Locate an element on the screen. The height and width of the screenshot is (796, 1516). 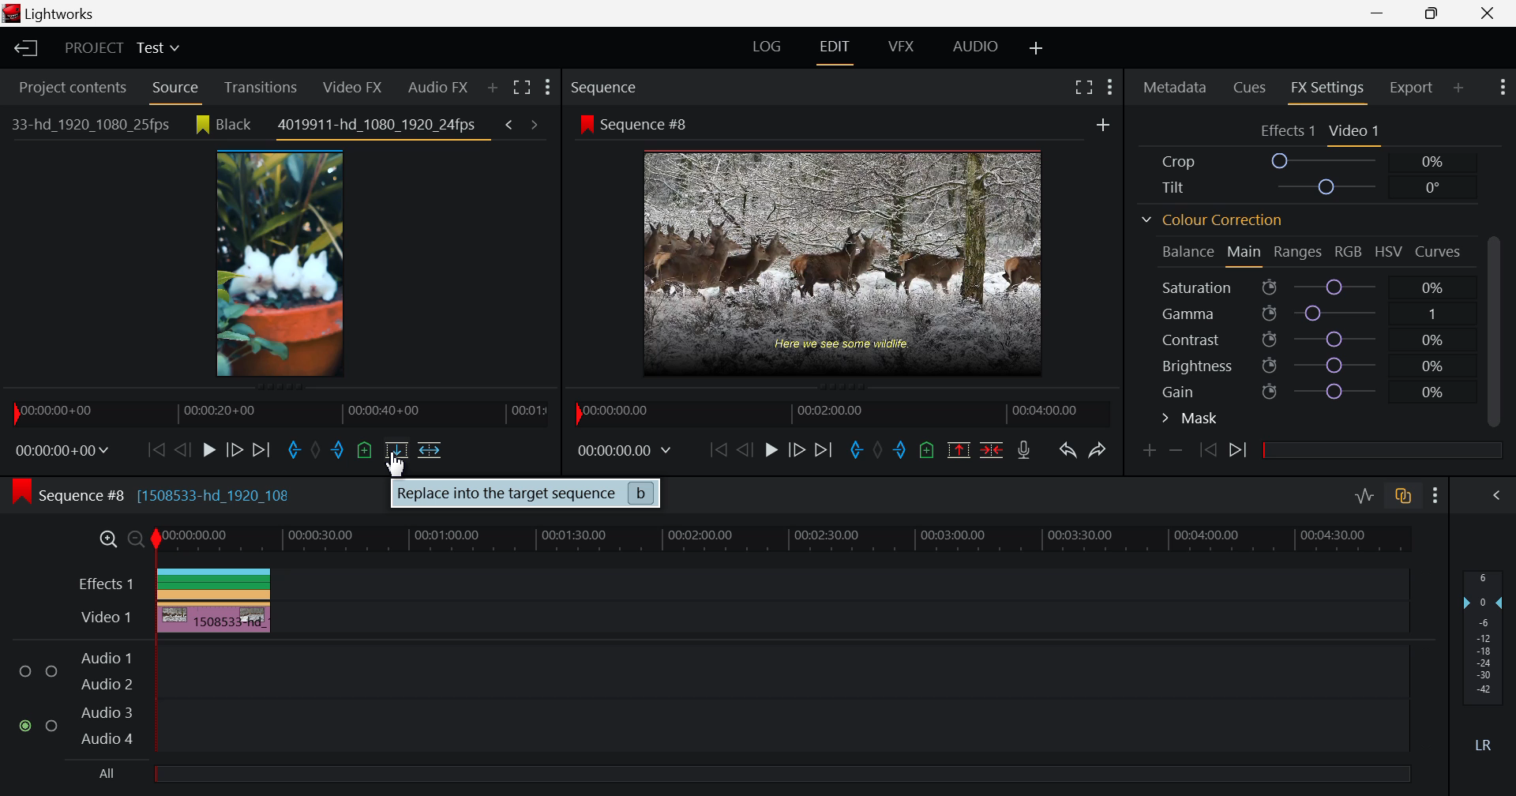
Remove all marks is located at coordinates (877, 452).